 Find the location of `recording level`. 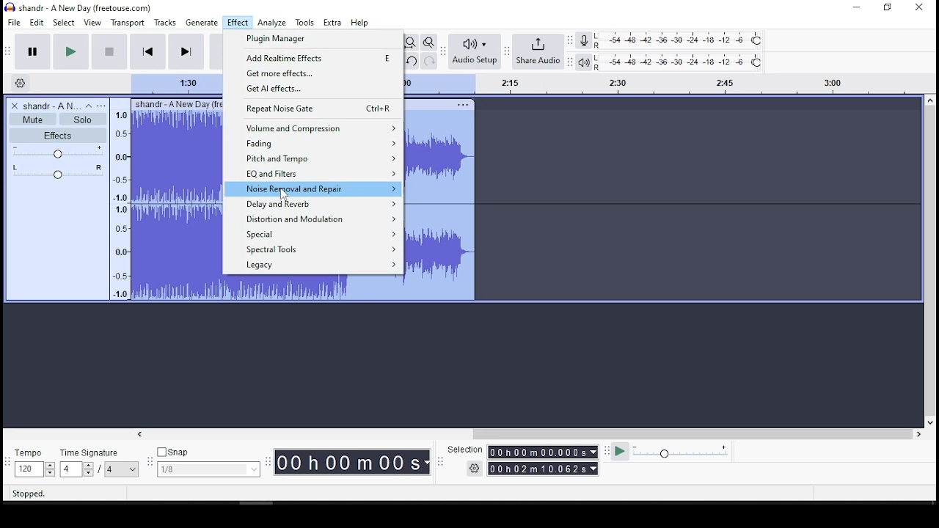

recording level is located at coordinates (679, 40).